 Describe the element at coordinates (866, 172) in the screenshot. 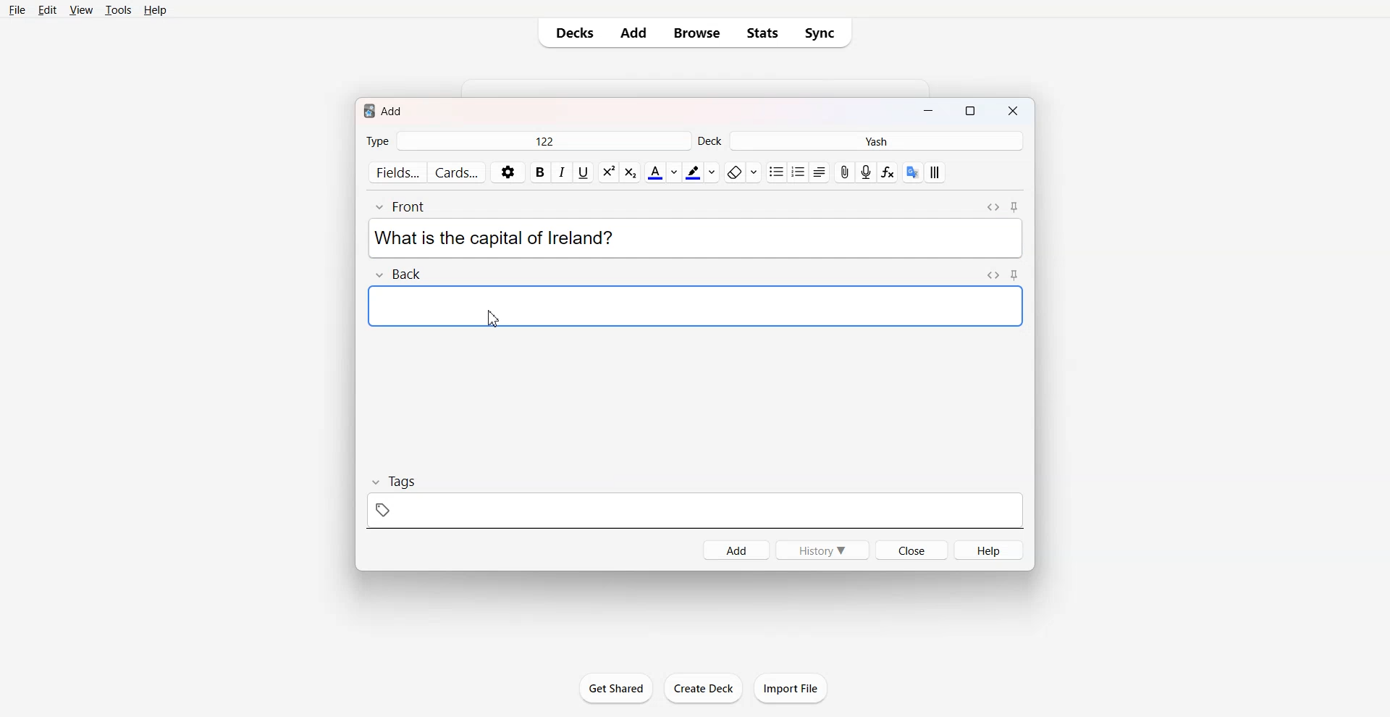

I see `Record Audio` at that location.